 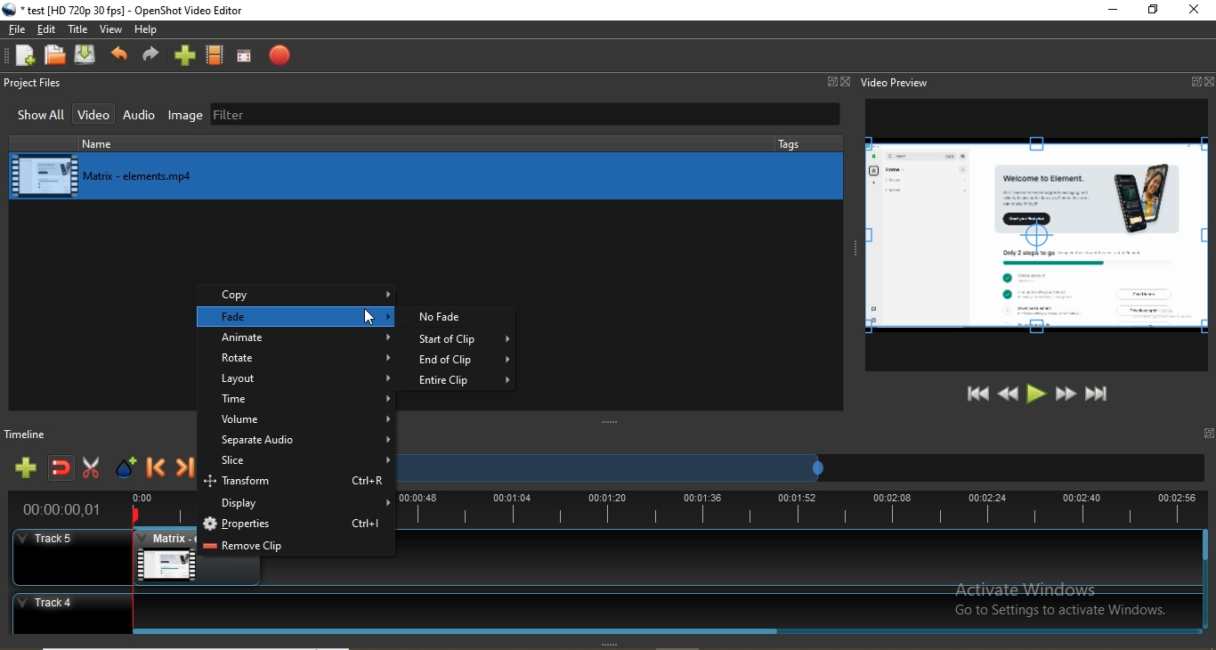 I want to click on Disable snapping, so click(x=62, y=470).